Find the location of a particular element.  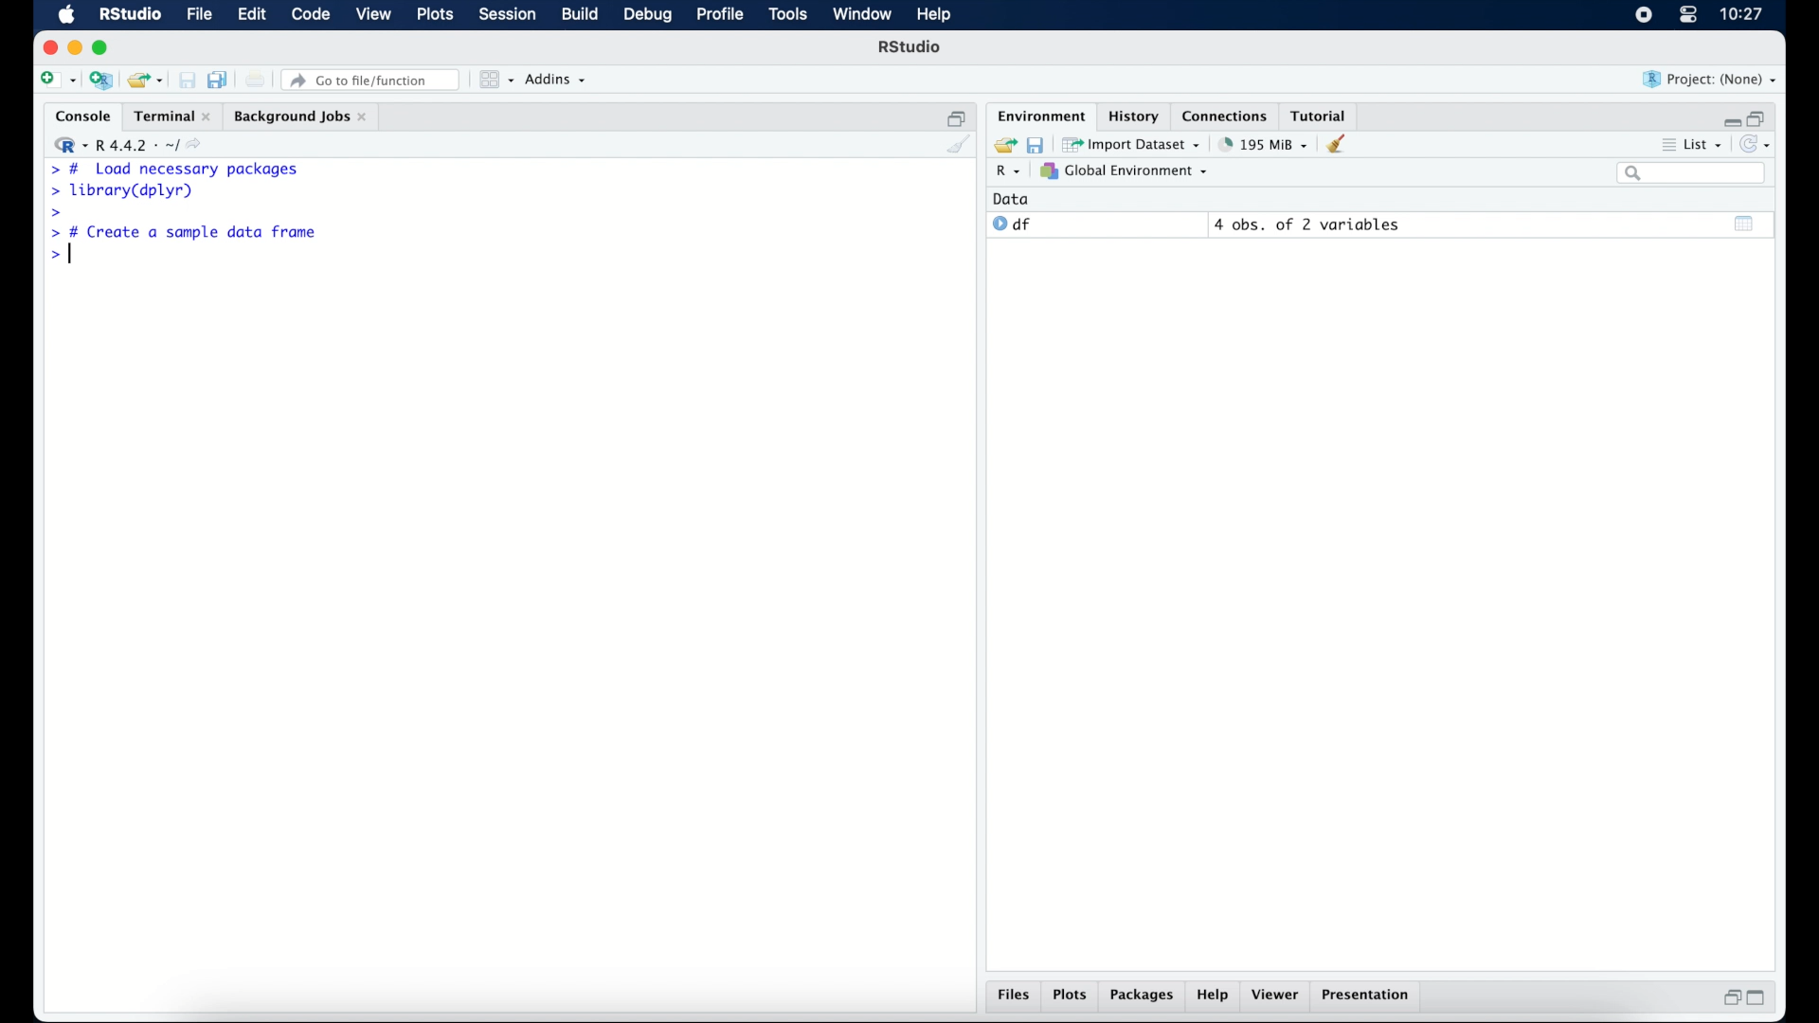

global environment is located at coordinates (1125, 171).